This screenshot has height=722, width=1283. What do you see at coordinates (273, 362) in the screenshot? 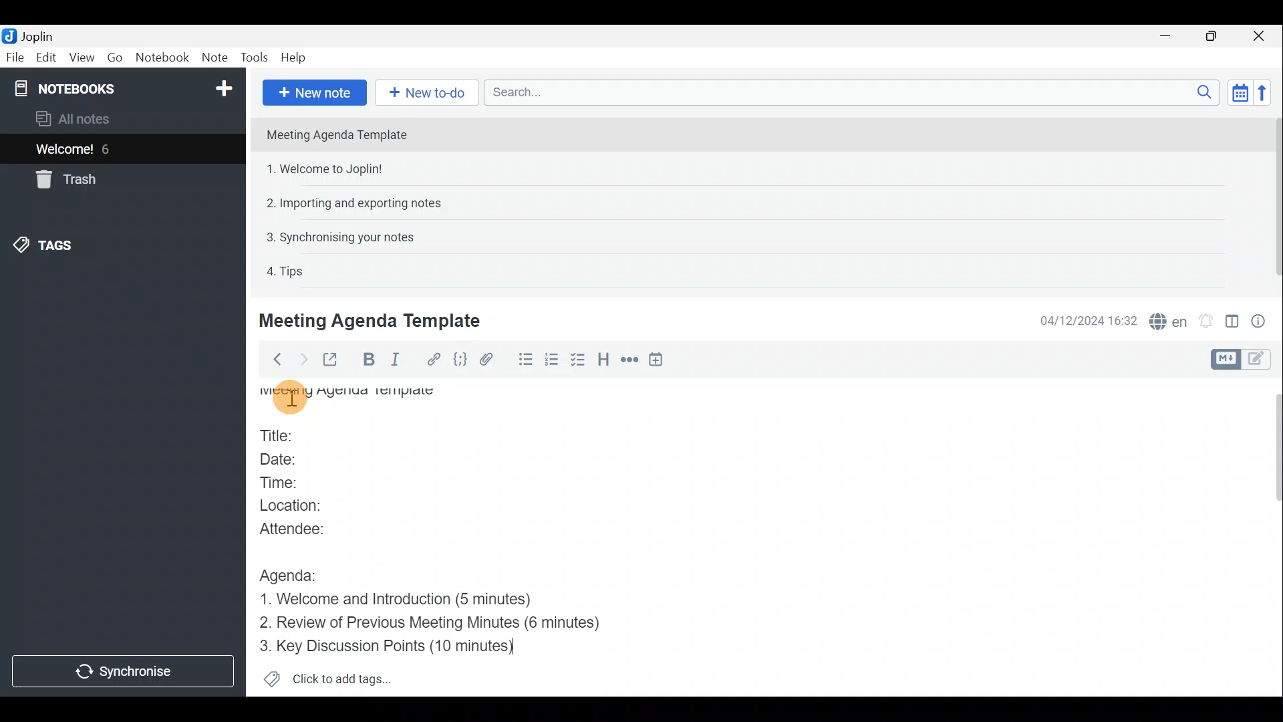
I see `Back` at bounding box center [273, 362].